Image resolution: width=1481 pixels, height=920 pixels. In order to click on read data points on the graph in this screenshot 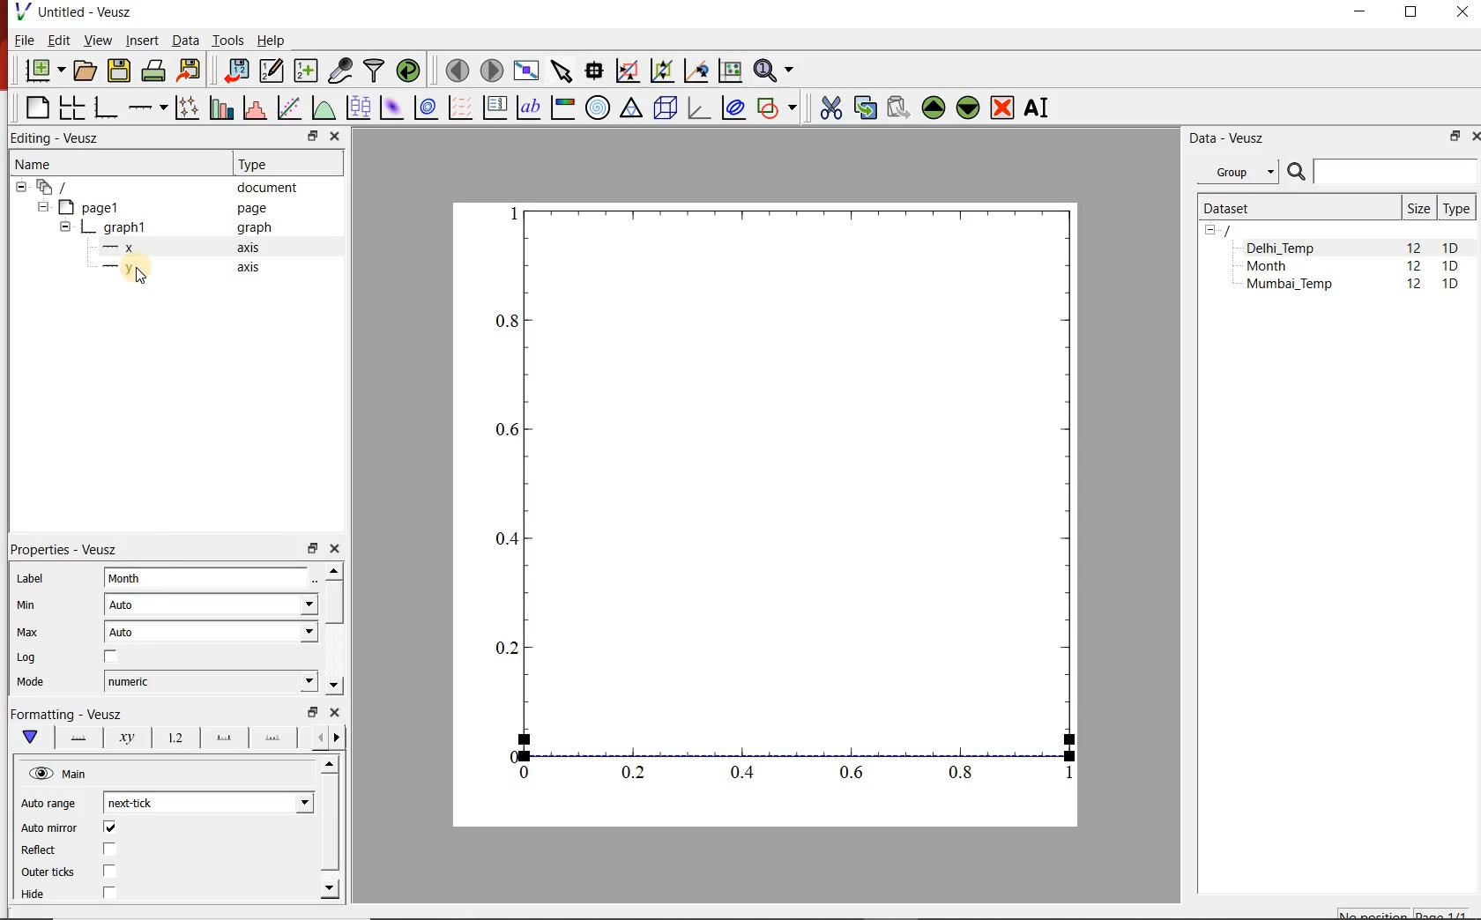, I will do `click(594, 70)`.